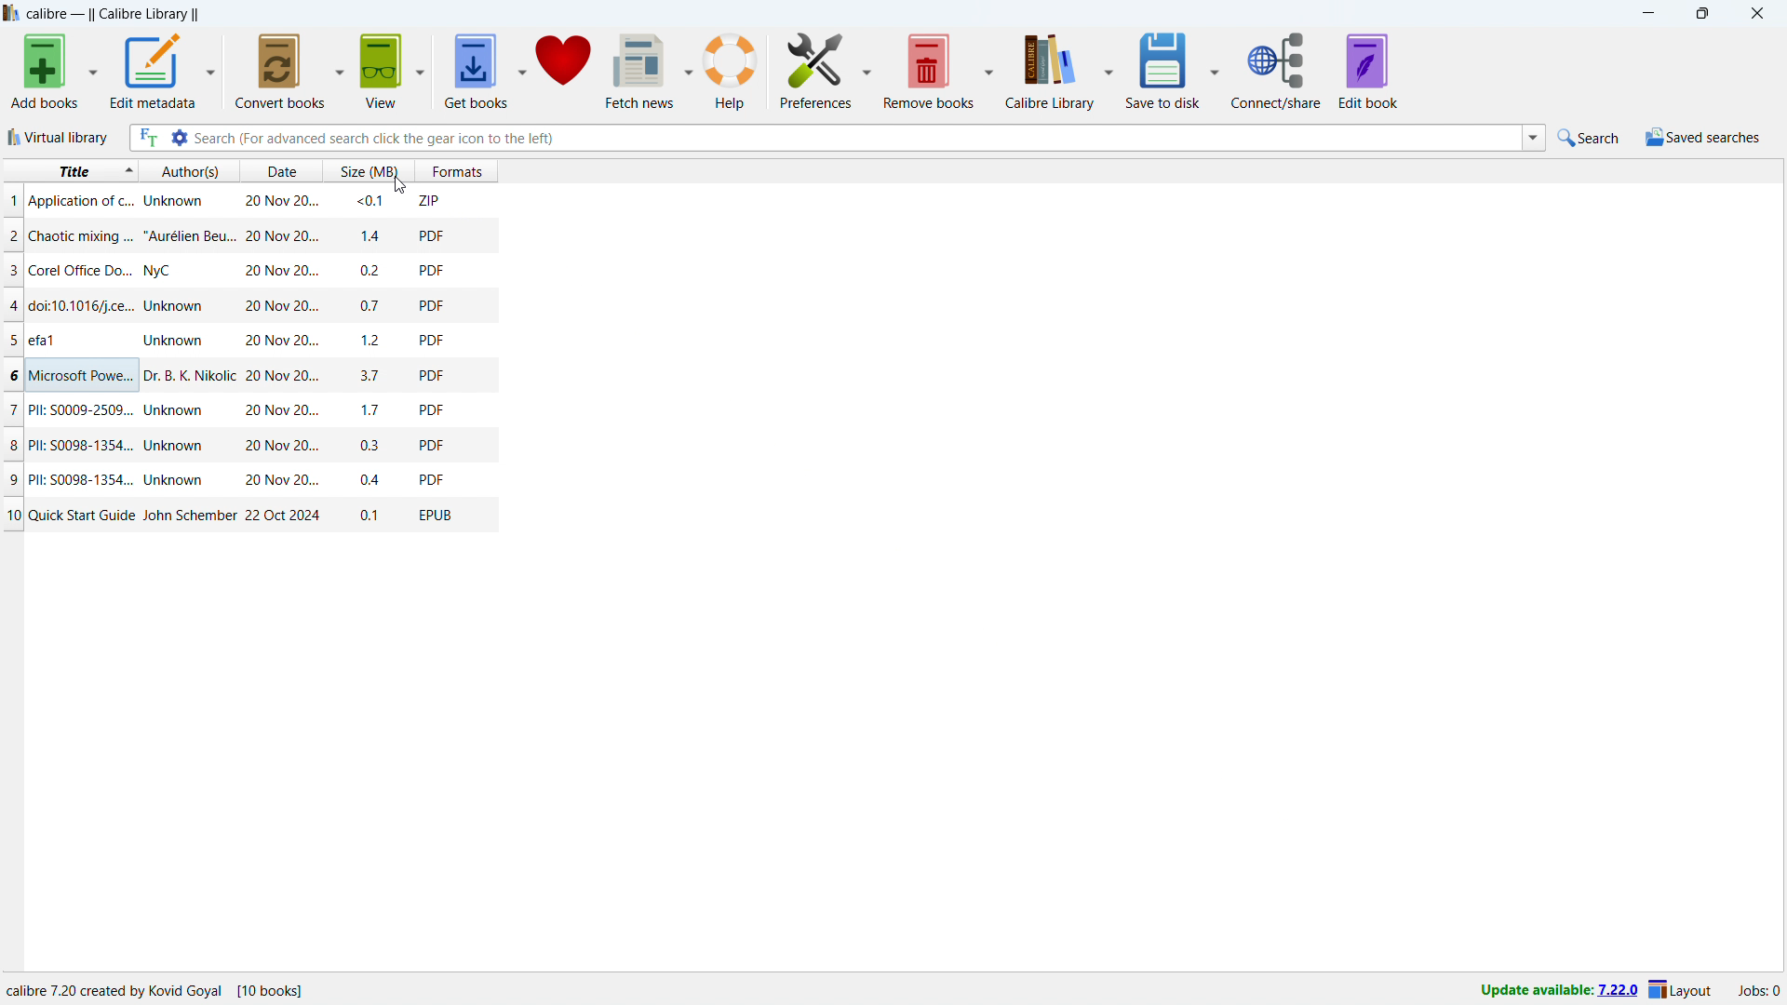 The image size is (1787, 1005). I want to click on cursor, so click(396, 187).